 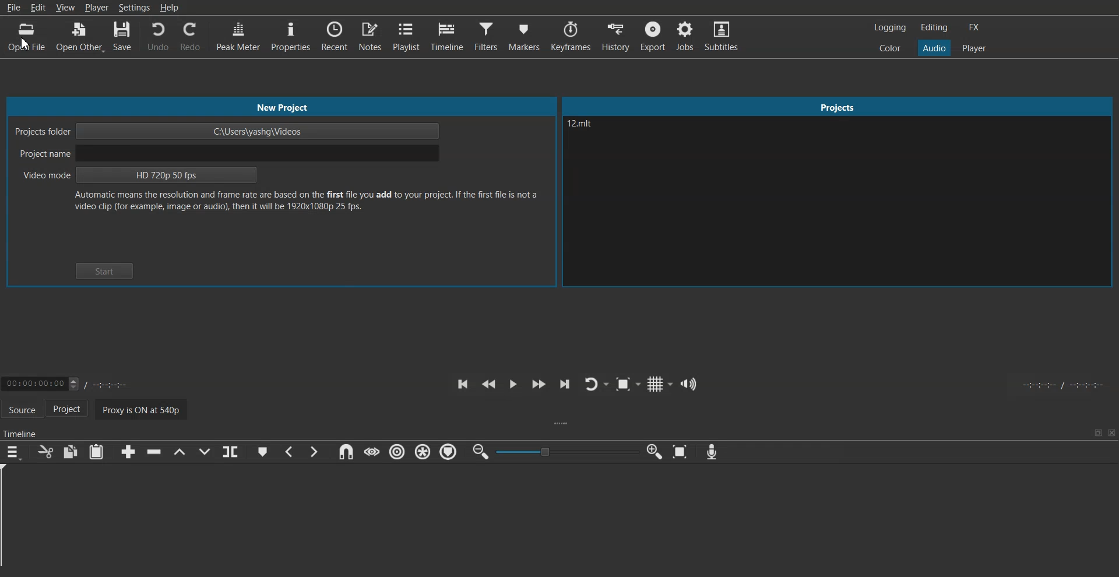 What do you see at coordinates (526, 35) in the screenshot?
I see `Markers` at bounding box center [526, 35].